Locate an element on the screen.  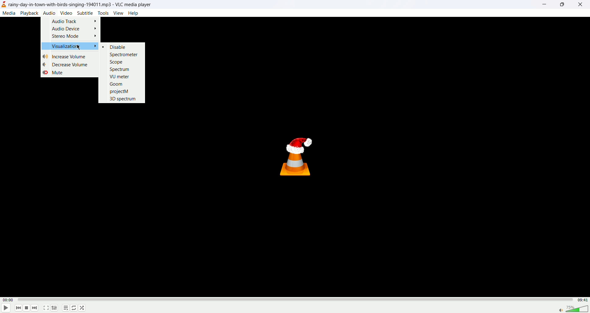
increase volume is located at coordinates (66, 56).